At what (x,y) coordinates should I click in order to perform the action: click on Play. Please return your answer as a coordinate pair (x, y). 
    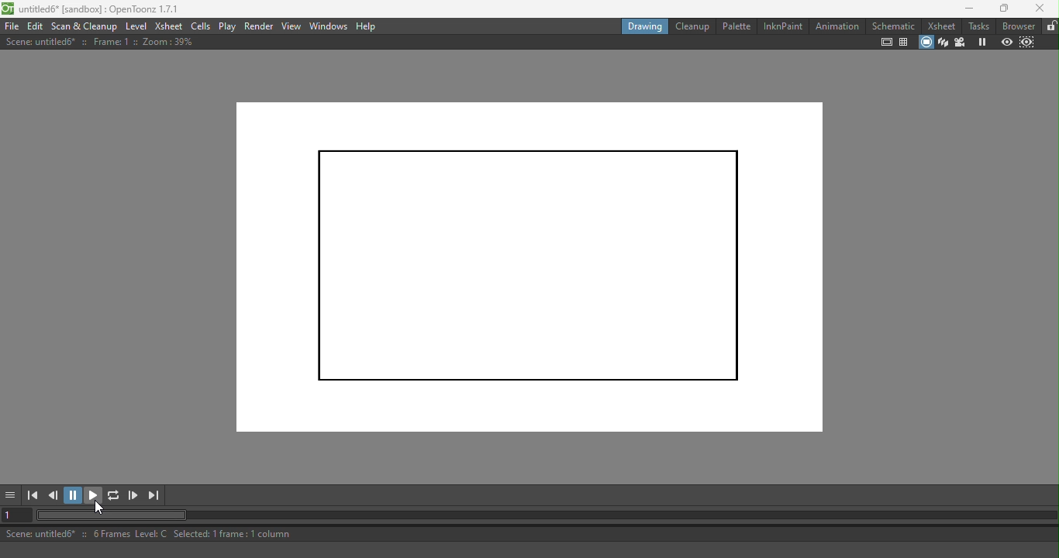
    Looking at the image, I should click on (227, 26).